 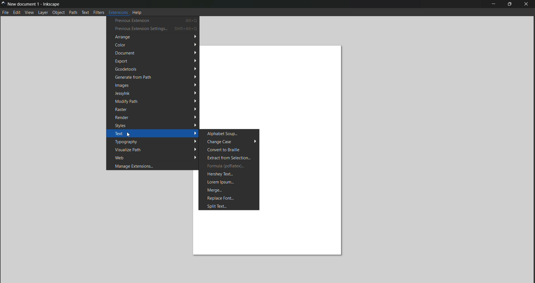 I want to click on visualize path, so click(x=154, y=149).